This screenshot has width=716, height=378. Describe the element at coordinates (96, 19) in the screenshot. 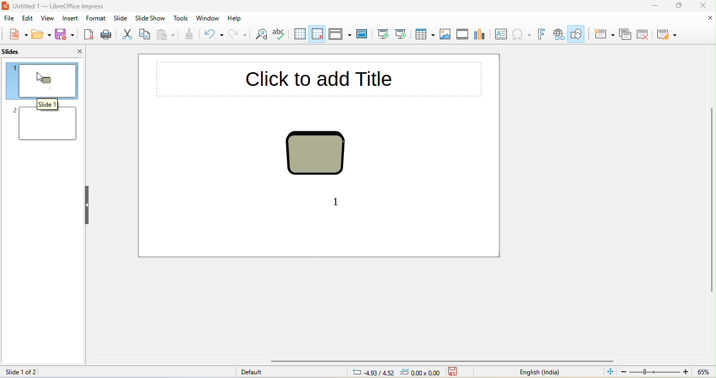

I see `format` at that location.